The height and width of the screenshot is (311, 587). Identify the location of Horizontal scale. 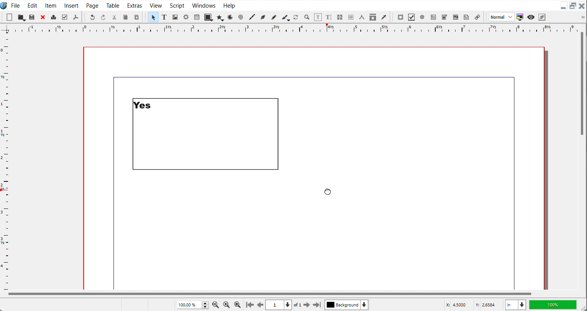
(293, 28).